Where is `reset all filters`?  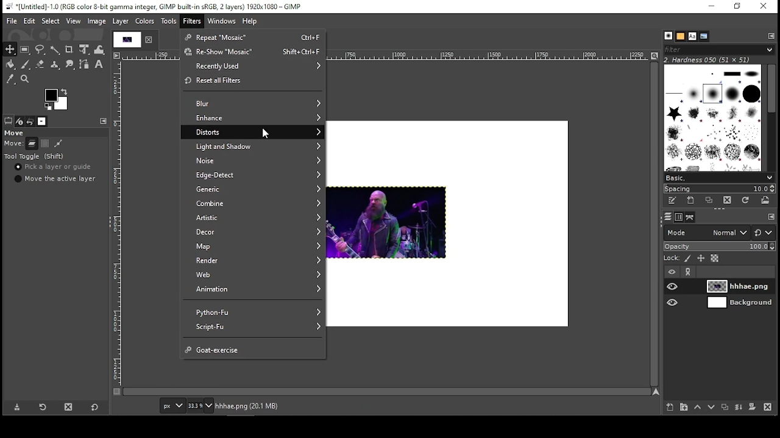 reset all filters is located at coordinates (252, 81).